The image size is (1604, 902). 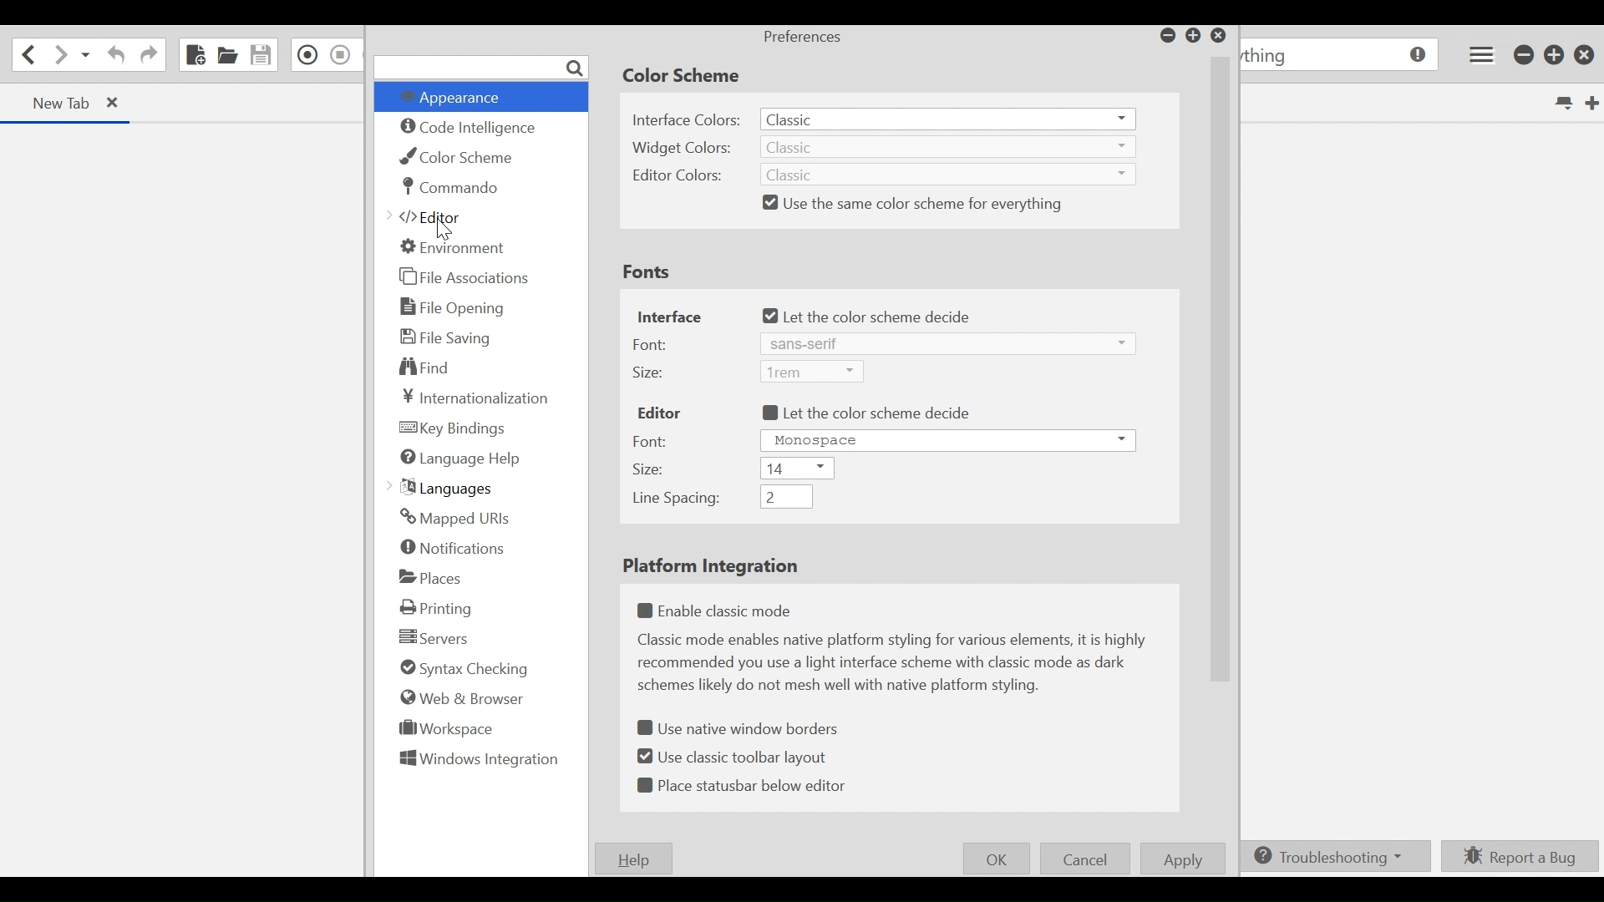 I want to click on  Report a Bug, so click(x=1519, y=857).